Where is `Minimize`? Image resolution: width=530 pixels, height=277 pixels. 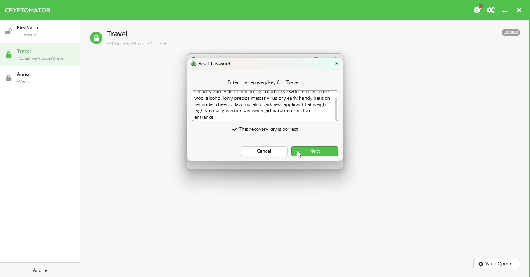 Minimize is located at coordinates (505, 12).